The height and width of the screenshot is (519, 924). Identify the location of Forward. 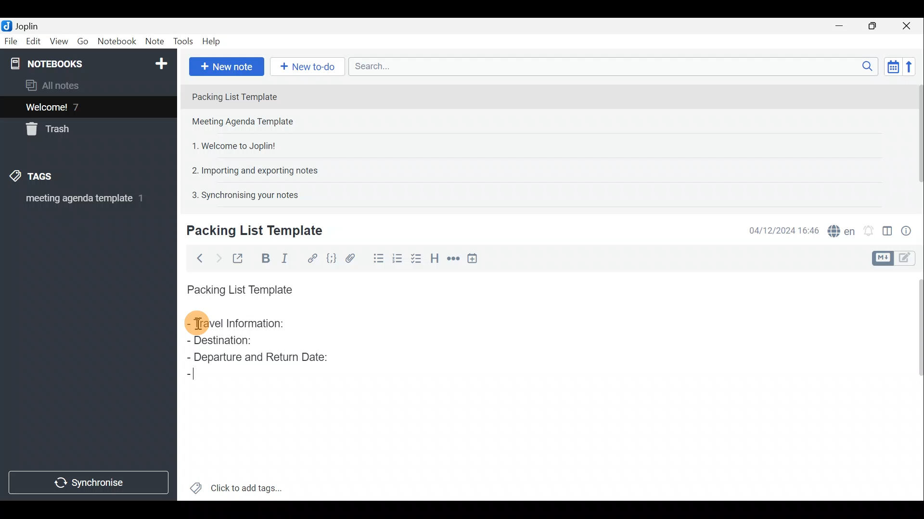
(217, 257).